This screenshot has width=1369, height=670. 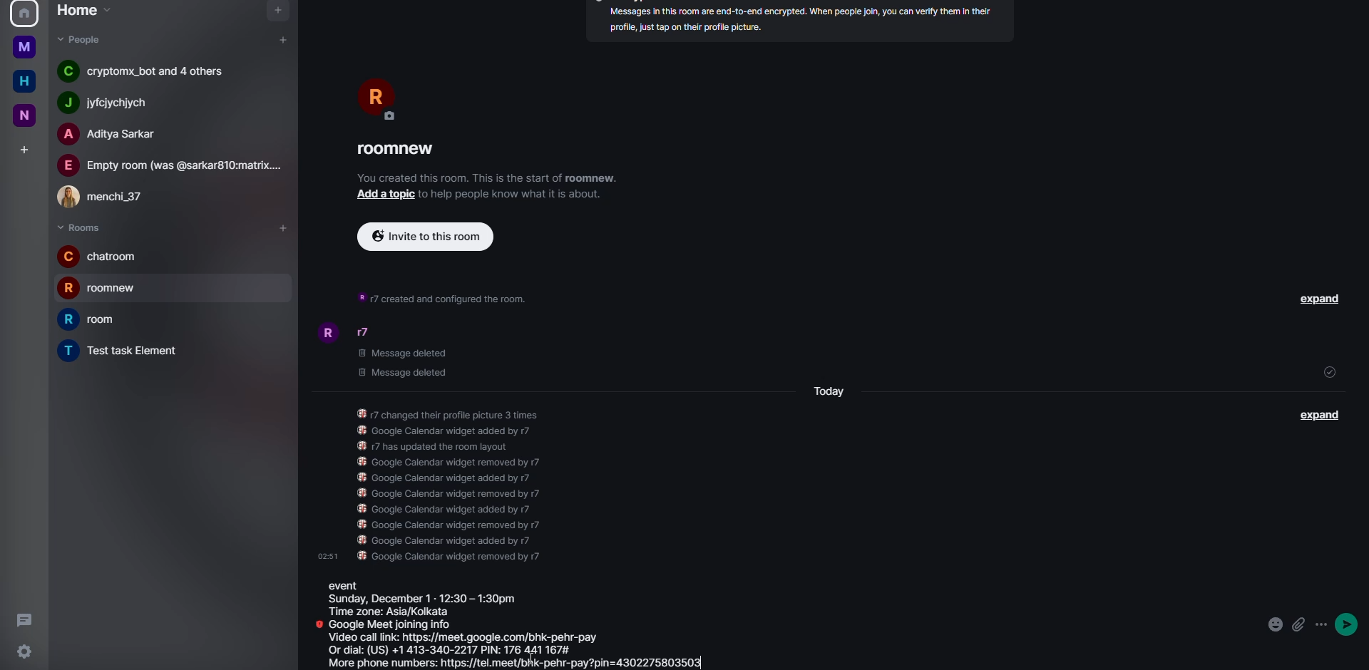 I want to click on profile, so click(x=22, y=14).